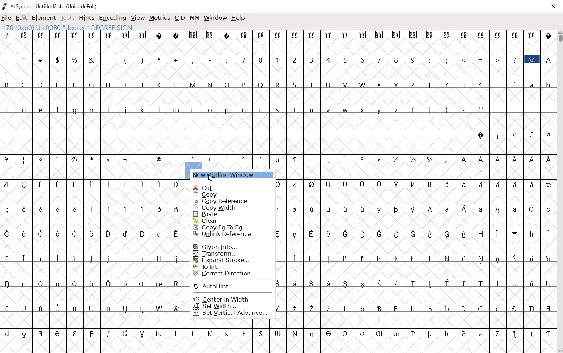  Describe the element at coordinates (225, 201) in the screenshot. I see `copy reference` at that location.